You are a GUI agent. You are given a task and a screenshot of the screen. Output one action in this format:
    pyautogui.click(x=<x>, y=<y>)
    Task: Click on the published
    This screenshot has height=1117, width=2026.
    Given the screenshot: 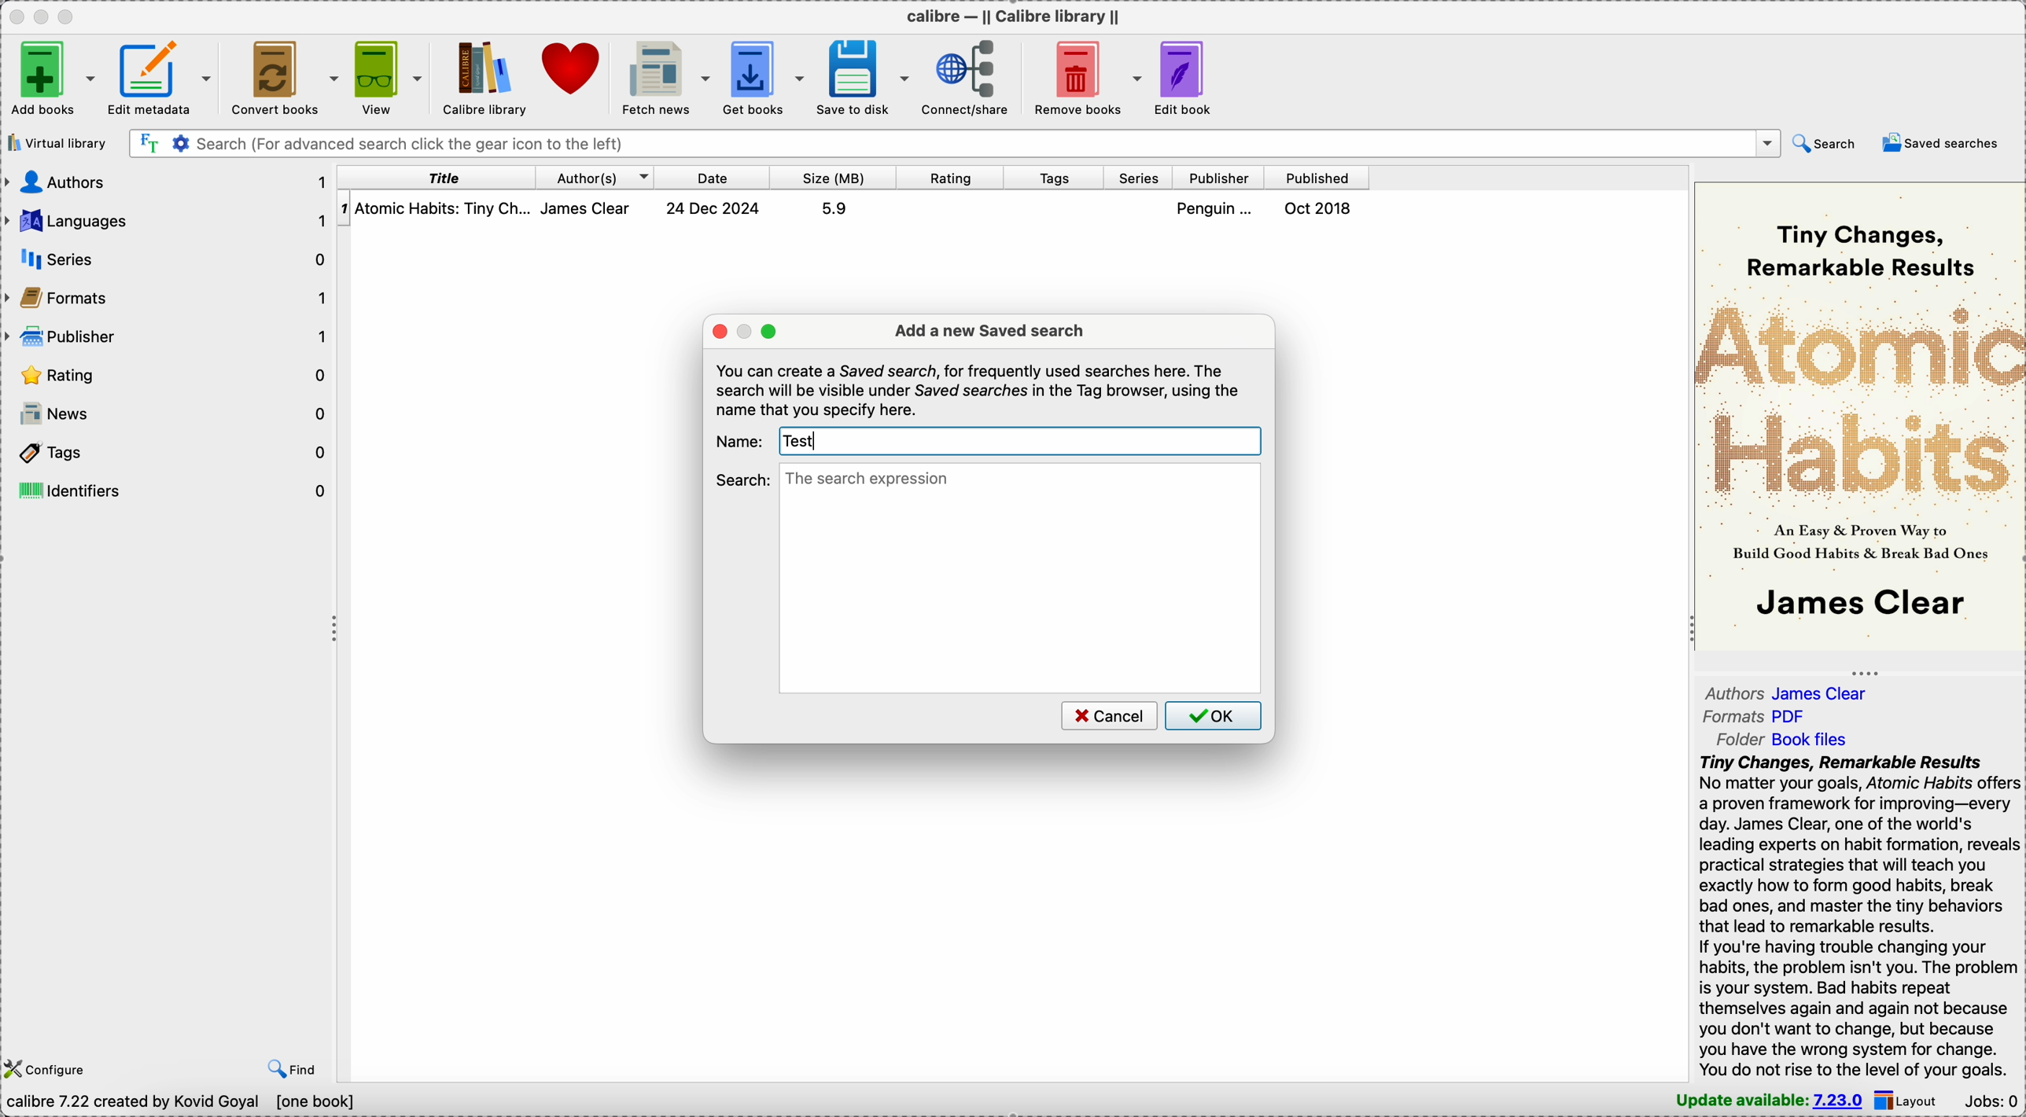 What is the action you would take?
    pyautogui.click(x=1317, y=178)
    